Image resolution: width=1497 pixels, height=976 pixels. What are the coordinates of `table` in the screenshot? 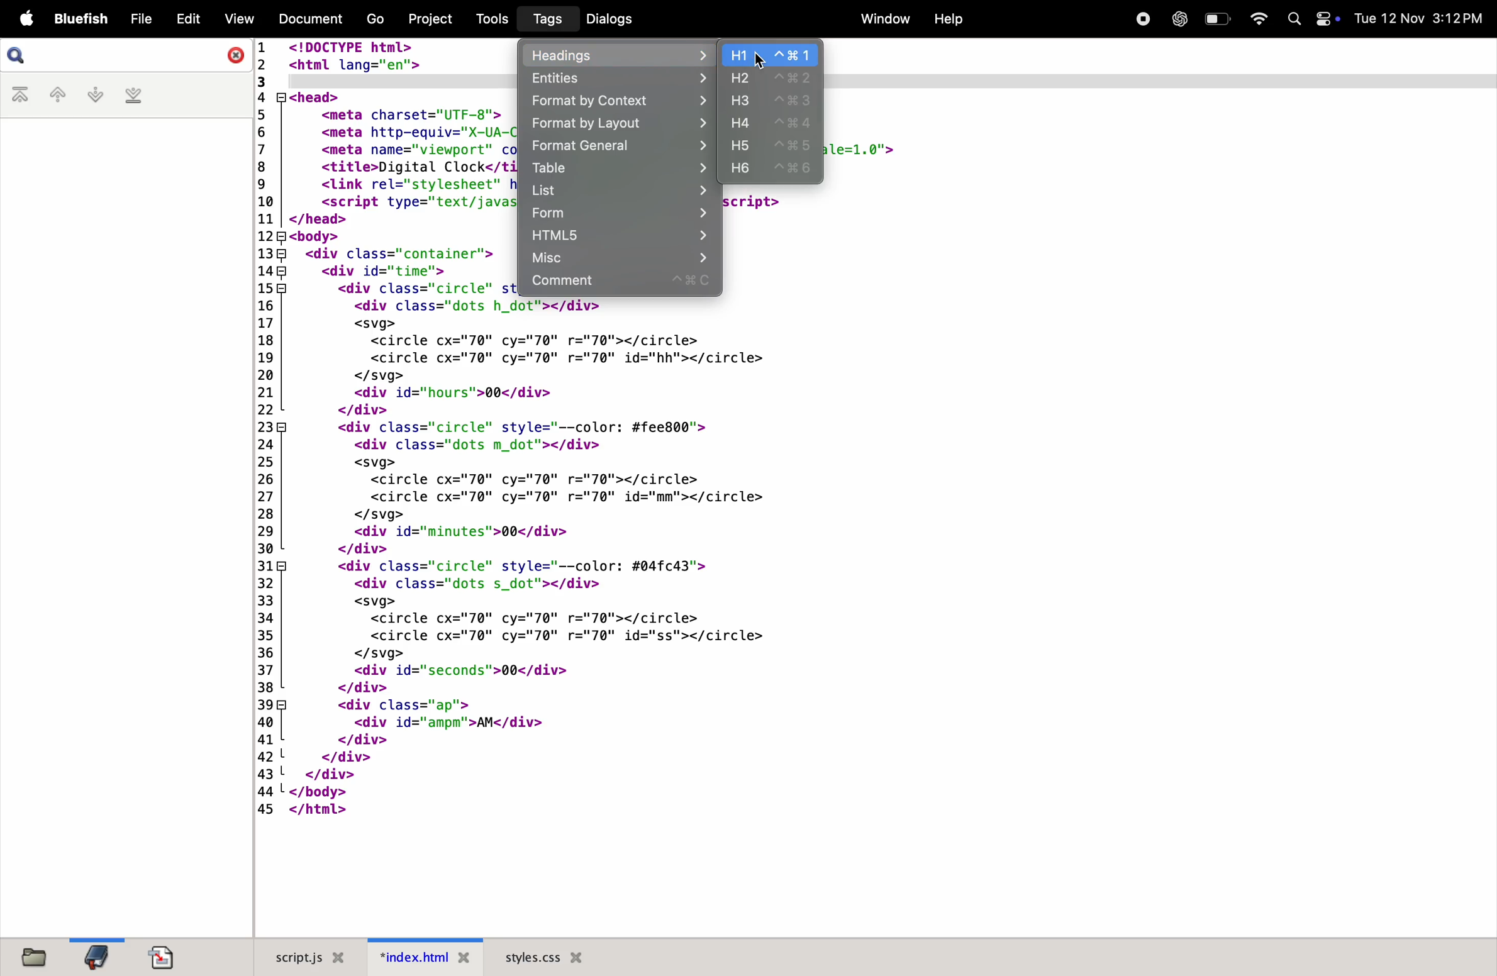 It's located at (620, 169).